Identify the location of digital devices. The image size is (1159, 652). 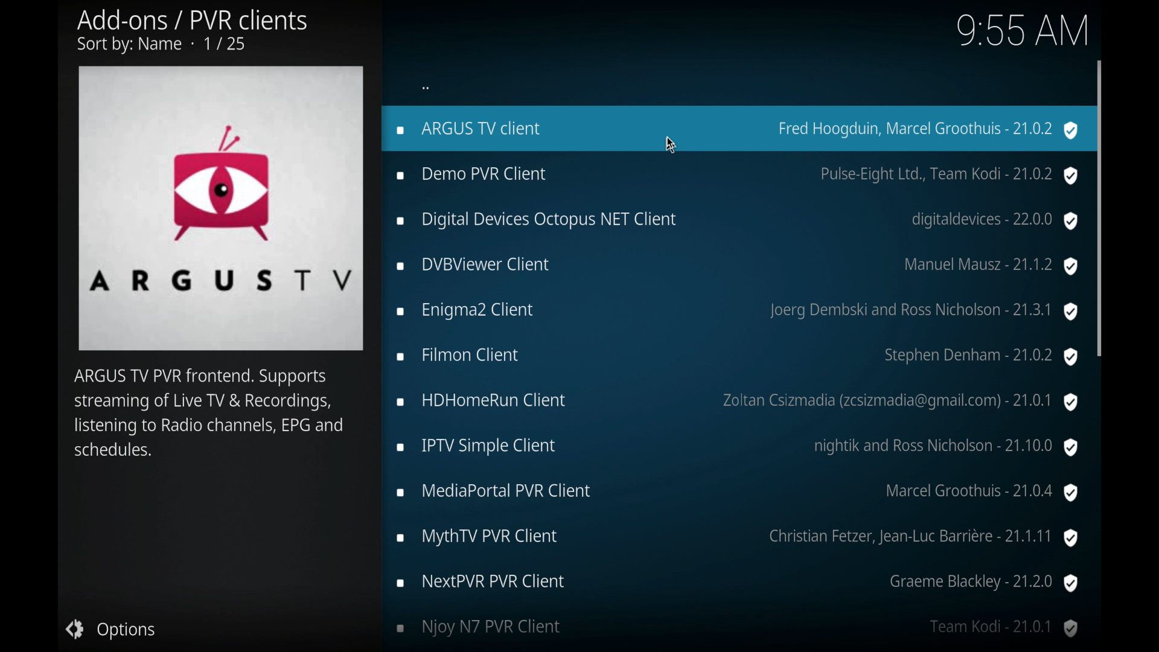
(738, 222).